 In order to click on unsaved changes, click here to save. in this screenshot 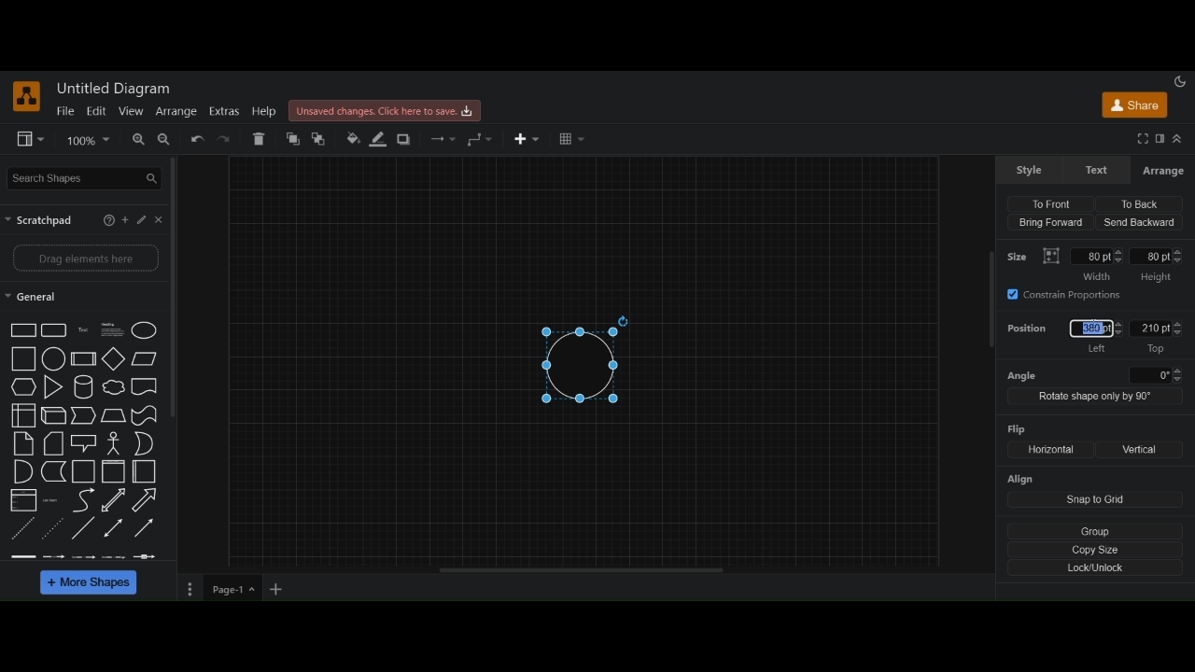, I will do `click(387, 111)`.